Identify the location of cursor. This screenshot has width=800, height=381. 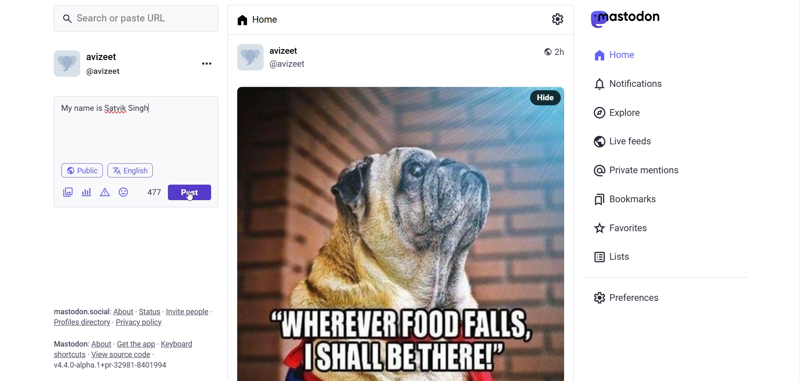
(190, 200).